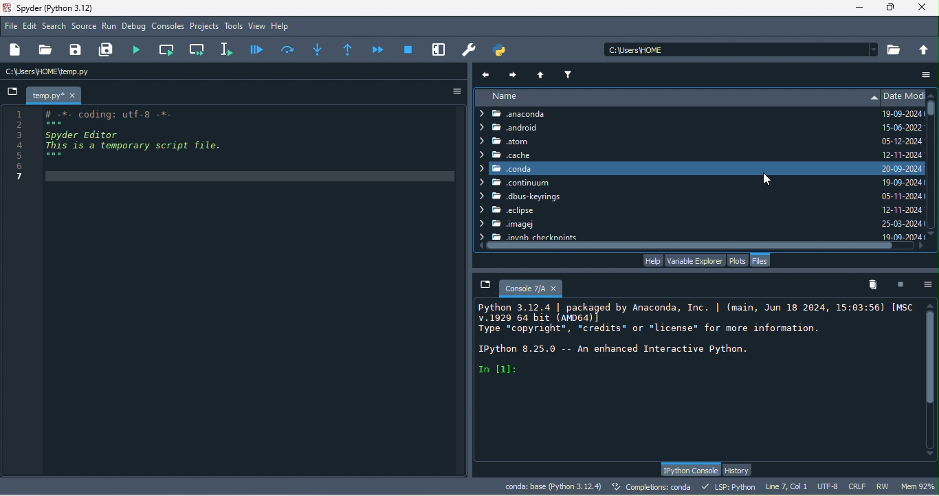 Image resolution: width=939 pixels, height=496 pixels. I want to click on android, so click(518, 128).